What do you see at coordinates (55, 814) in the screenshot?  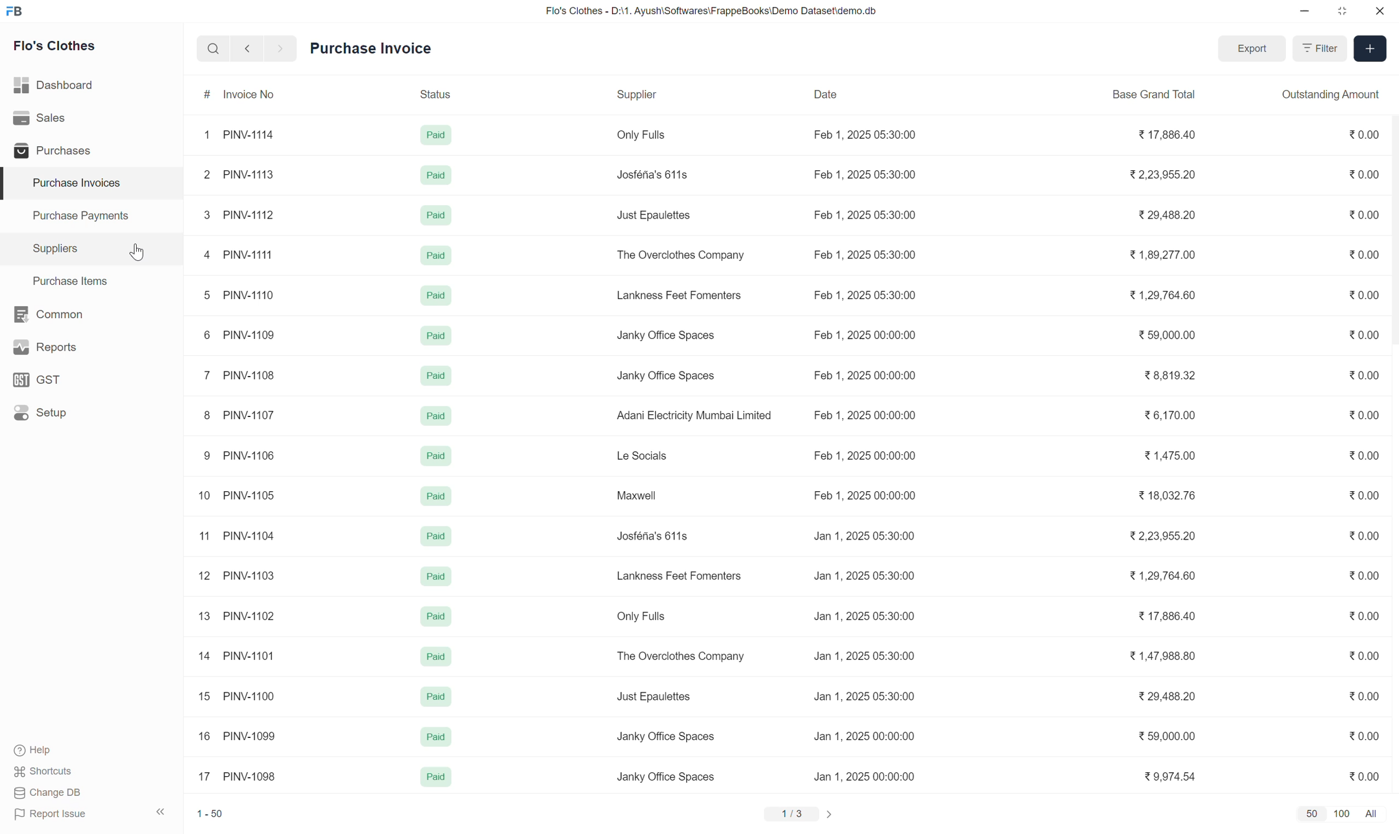 I see `Report issue` at bounding box center [55, 814].